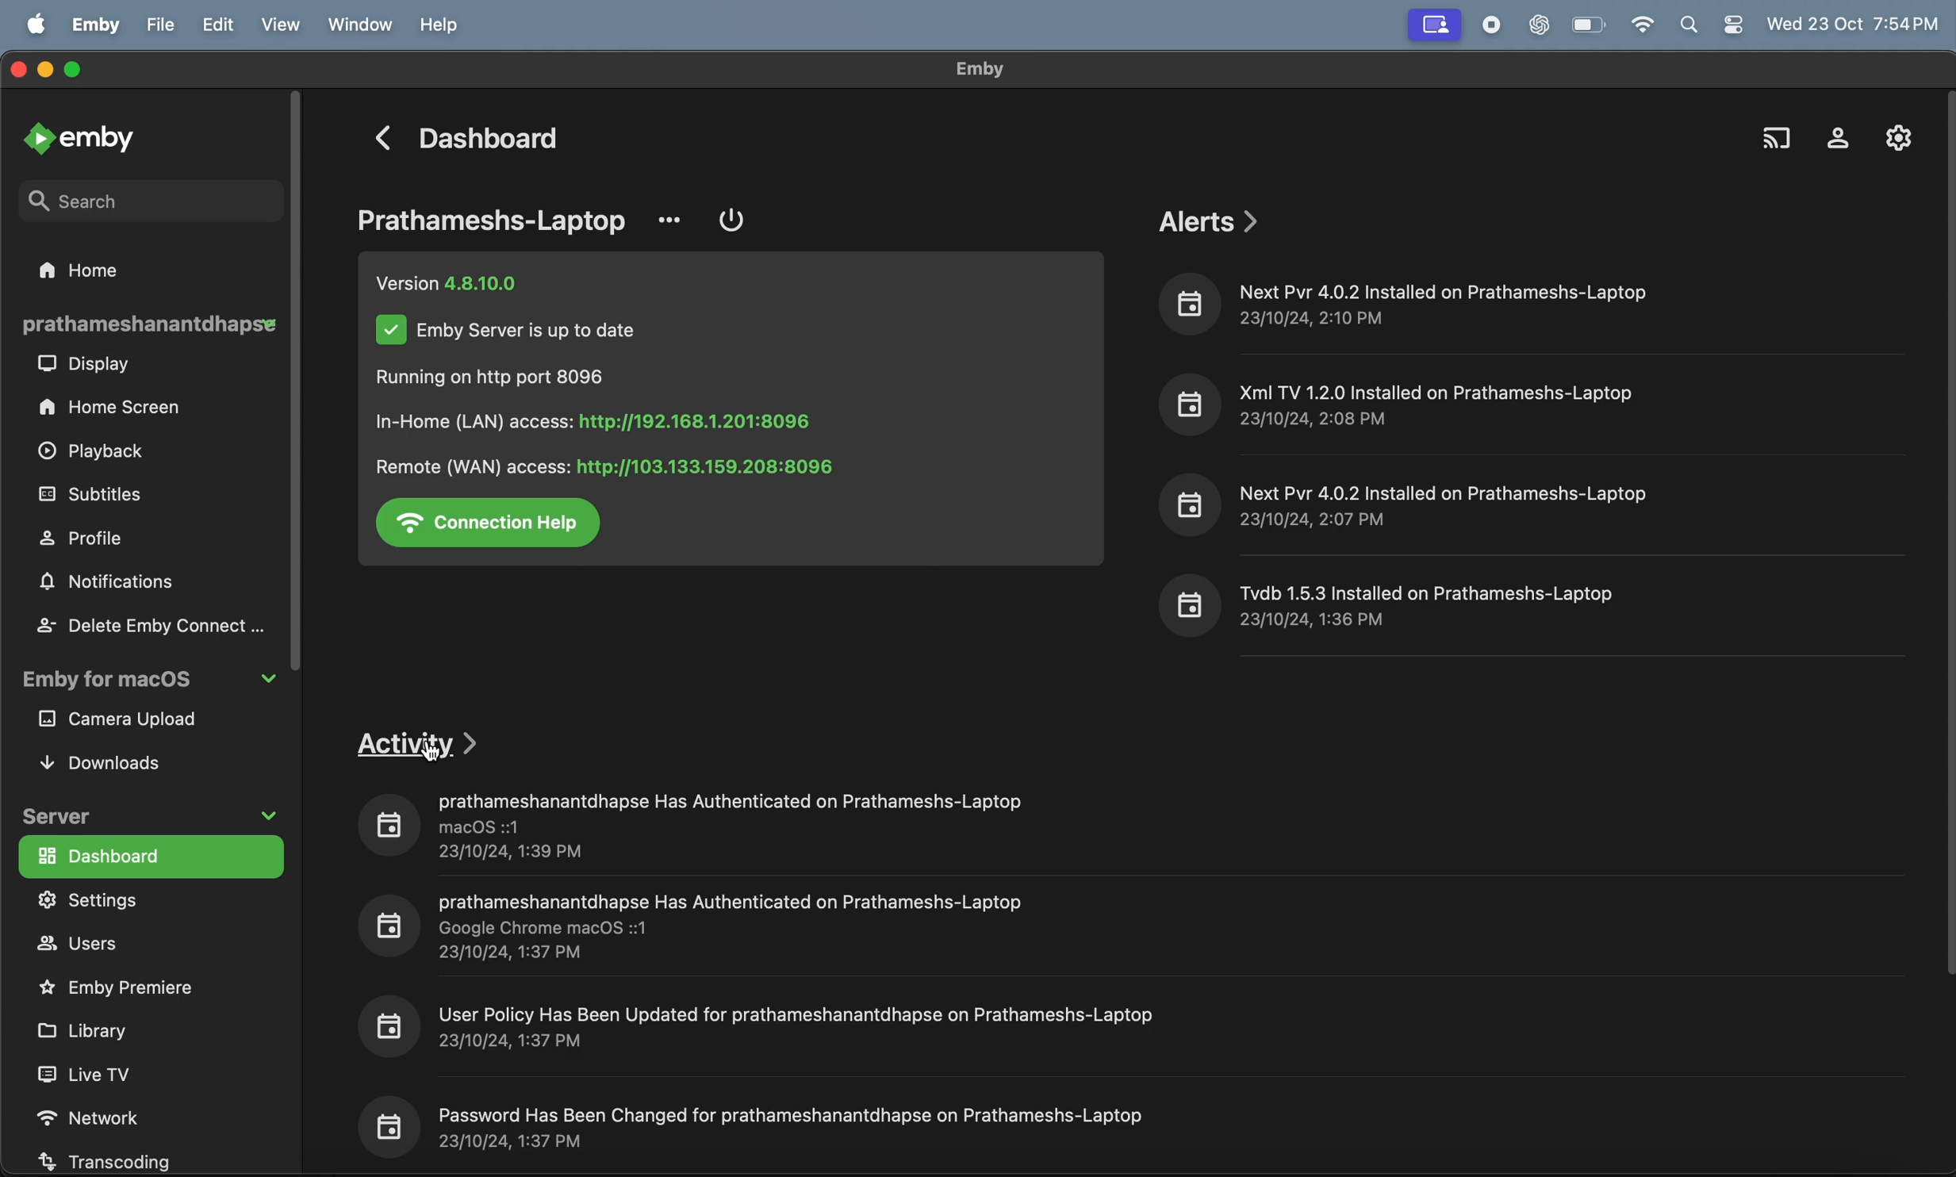  I want to click on 8 Xml TV 1.2.0 Installed on Prathameshs-Laptop
23/10/24, 2:08 PM, so click(1404, 401).